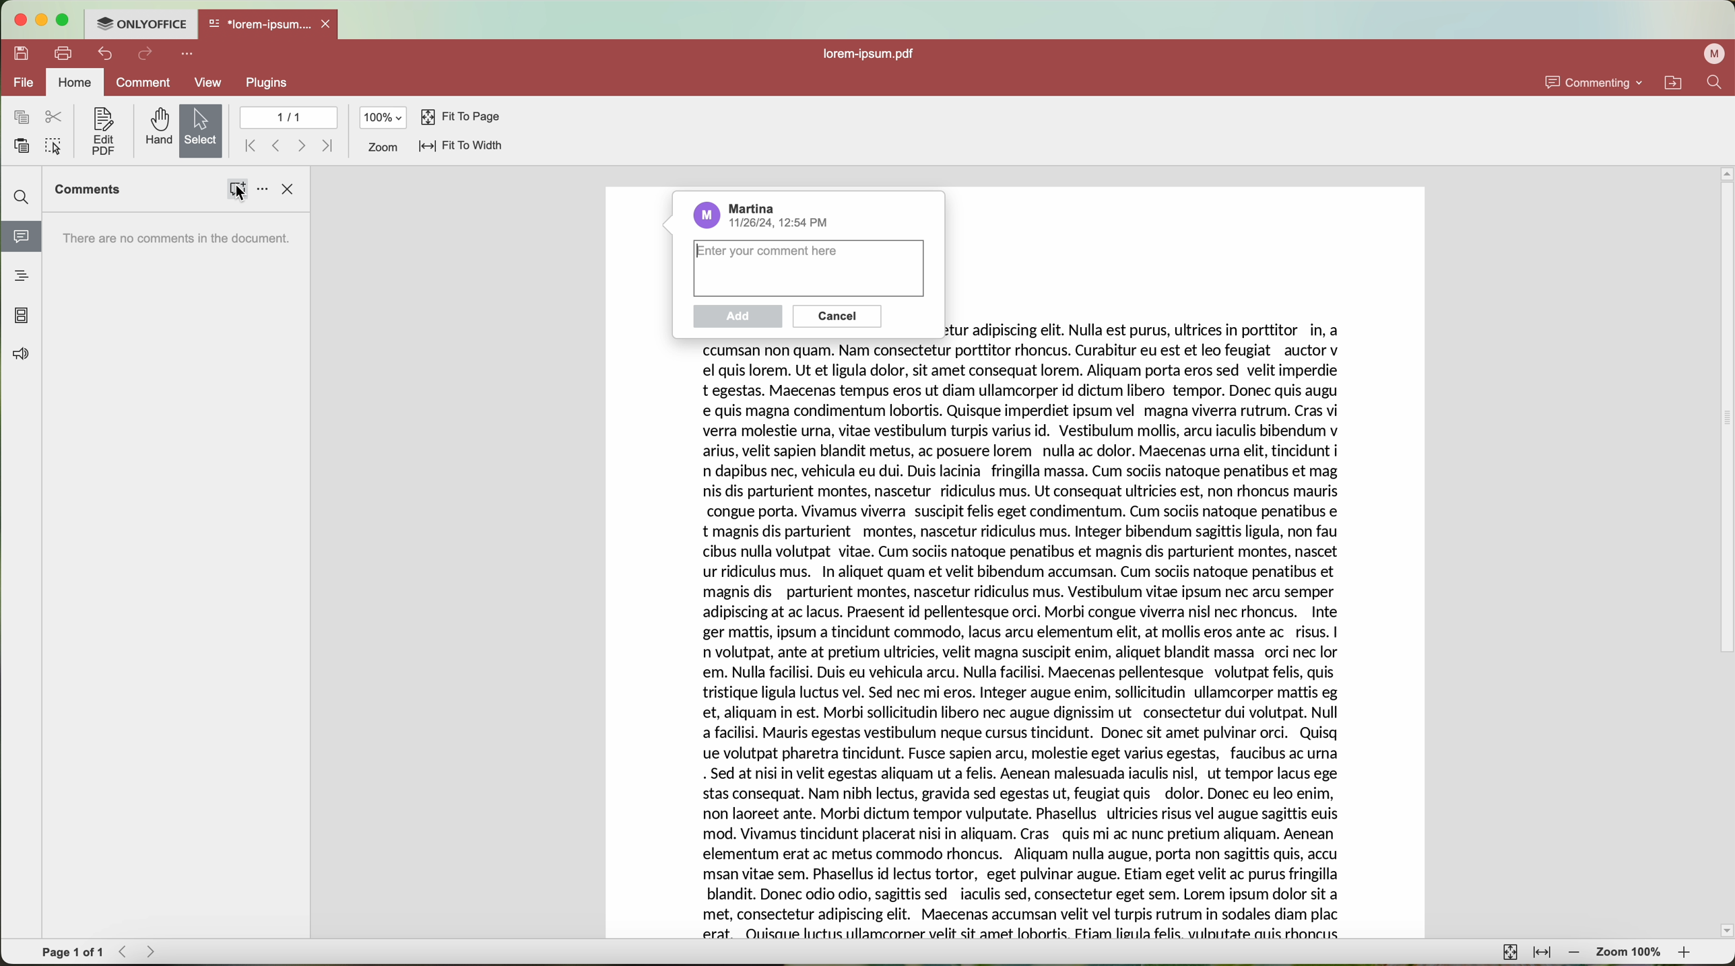 The height and width of the screenshot is (966, 1735). Describe the element at coordinates (738, 316) in the screenshot. I see `disable add button` at that location.